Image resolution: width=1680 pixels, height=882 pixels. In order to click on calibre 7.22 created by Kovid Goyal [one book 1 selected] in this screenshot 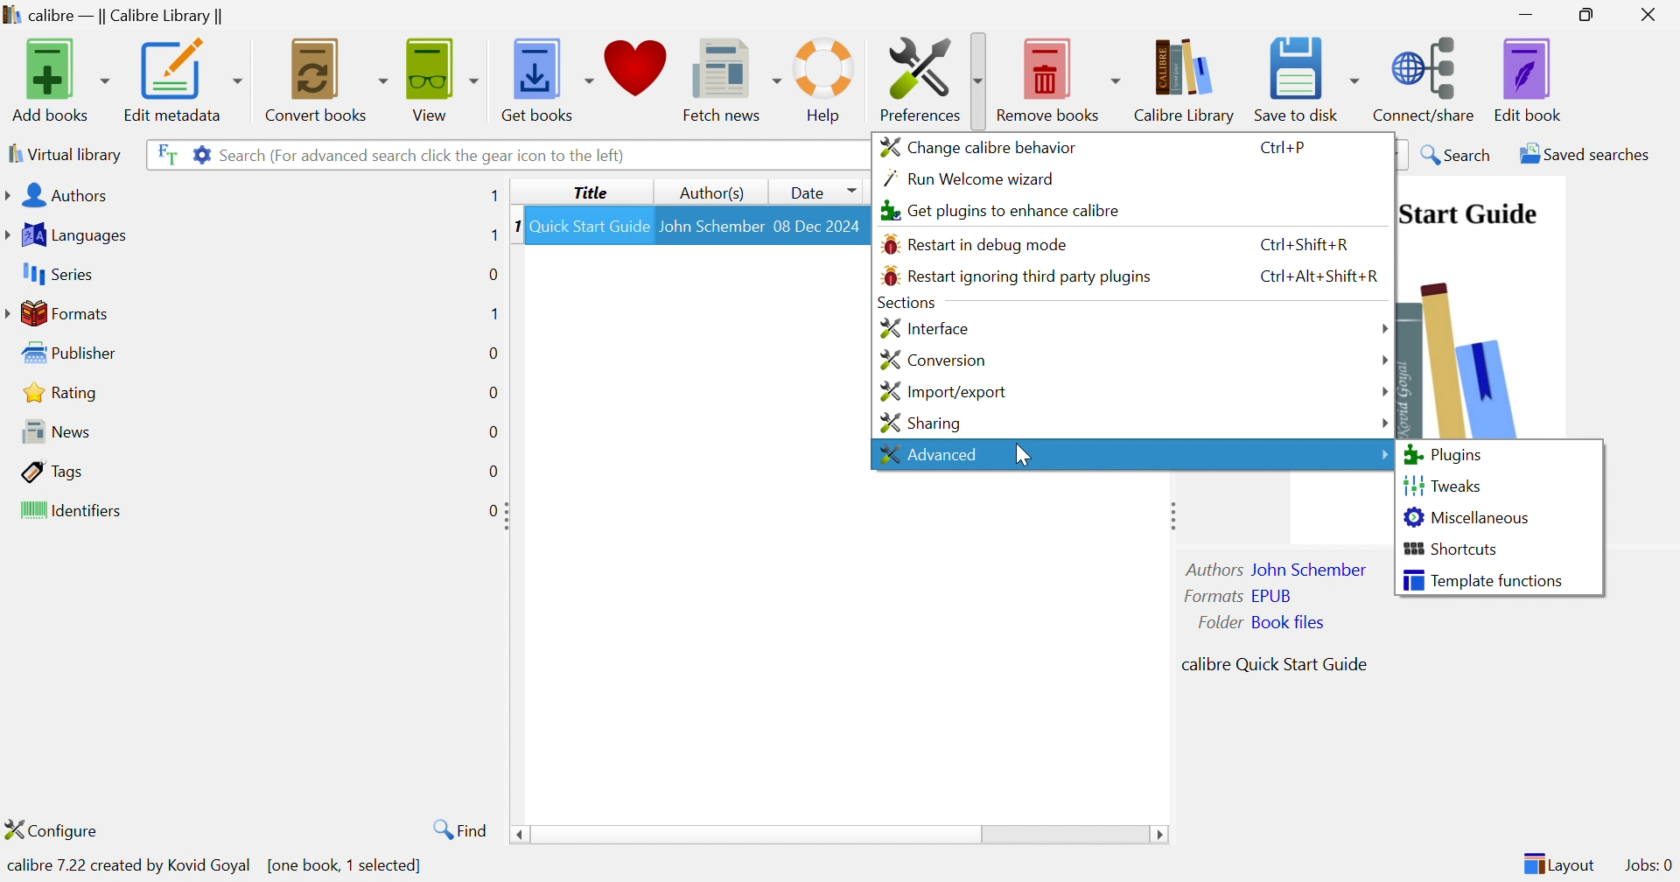, I will do `click(217, 864)`.